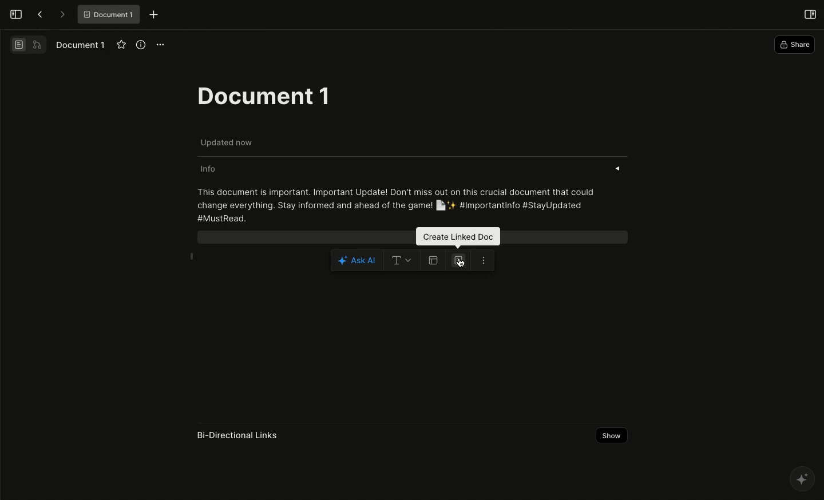 Image resolution: width=824 pixels, height=500 pixels. Describe the element at coordinates (462, 264) in the screenshot. I see `cursor on create linked doc` at that location.